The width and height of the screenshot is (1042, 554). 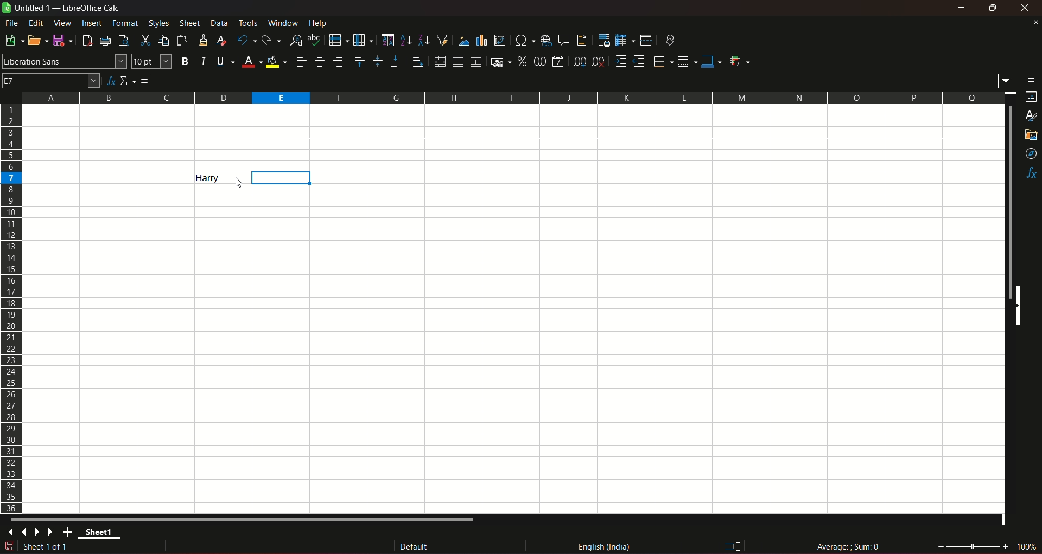 I want to click on sort desending, so click(x=424, y=40).